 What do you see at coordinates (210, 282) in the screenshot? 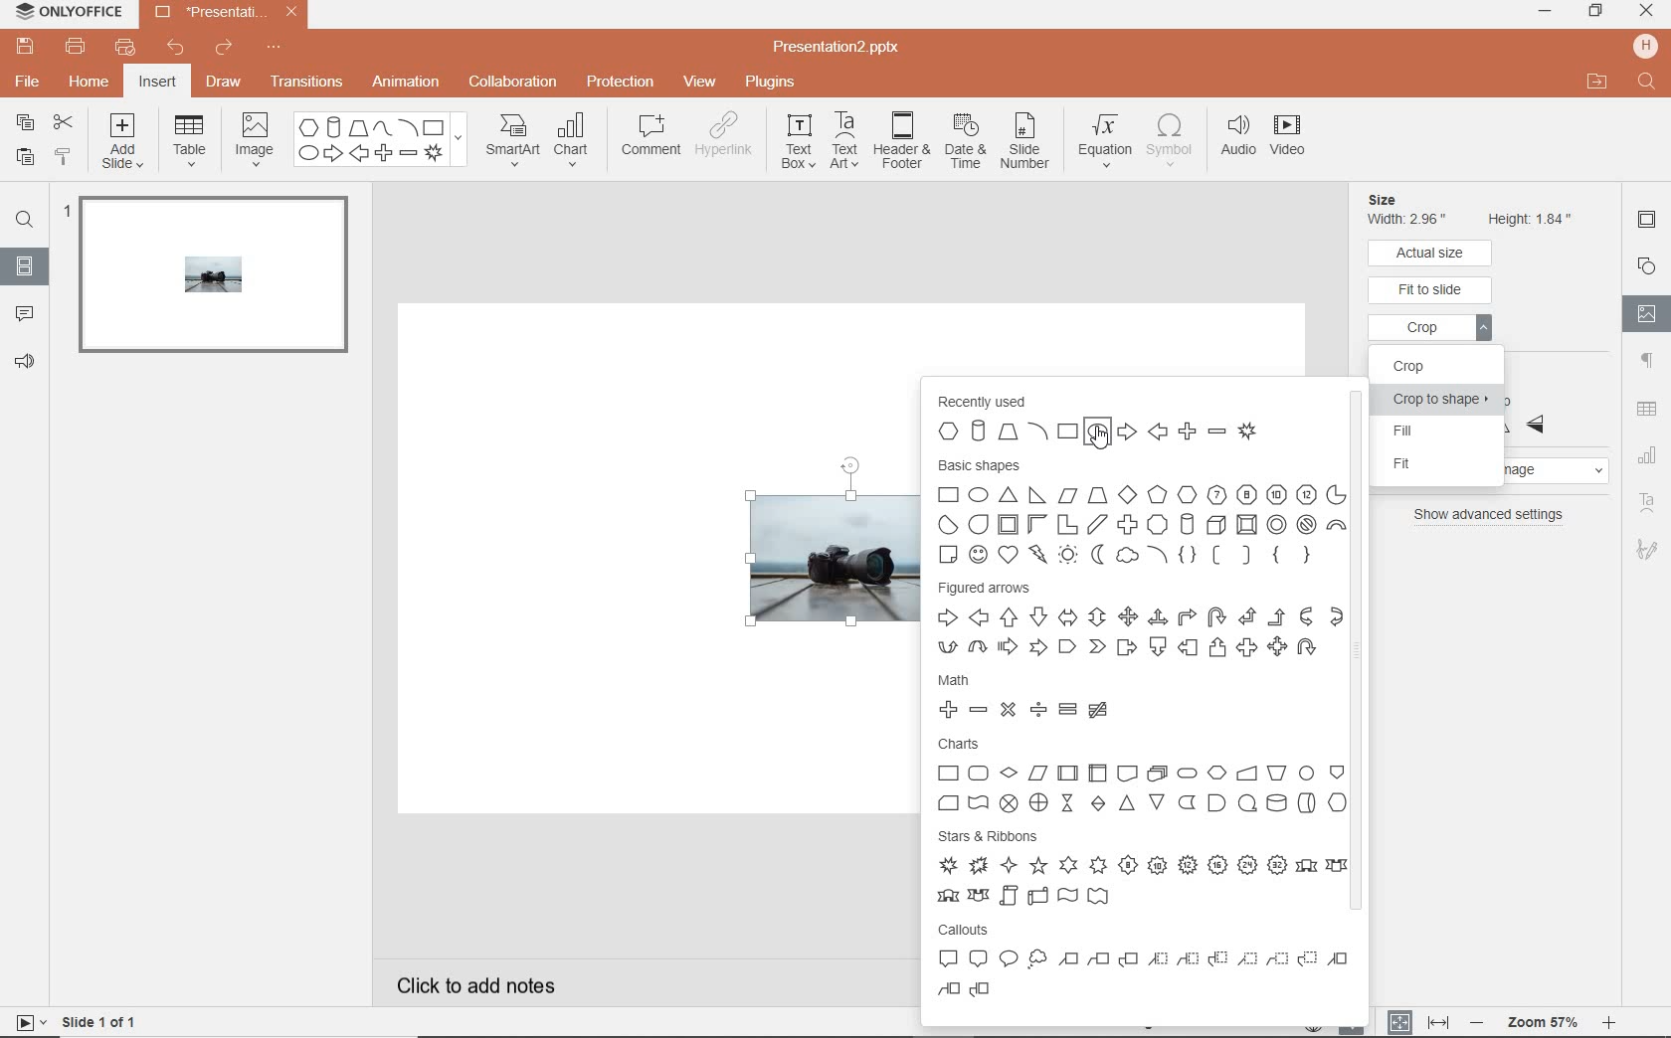
I see `slide` at bounding box center [210, 282].